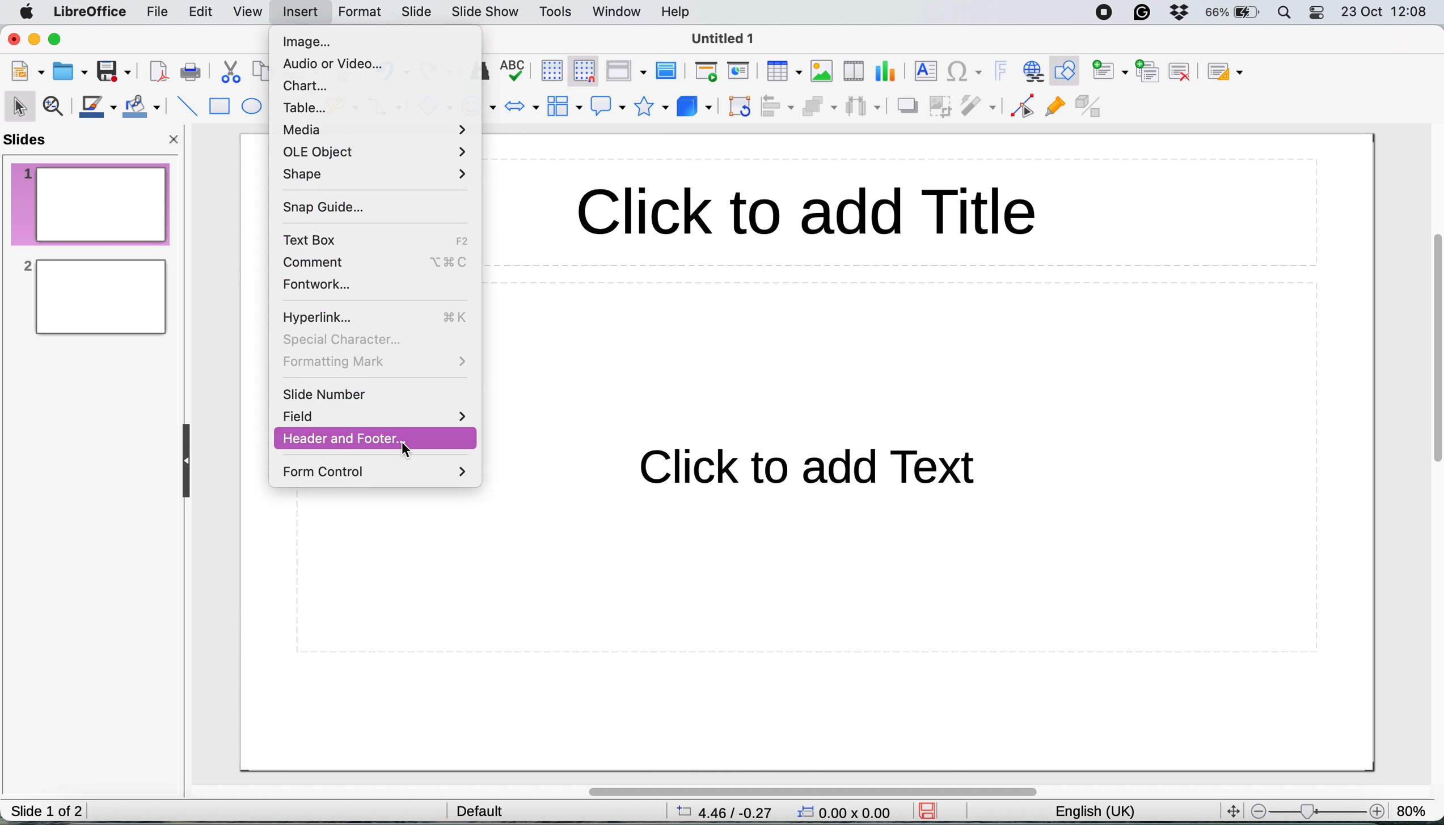 The height and width of the screenshot is (825, 1444). What do you see at coordinates (778, 107) in the screenshot?
I see `align objects` at bounding box center [778, 107].